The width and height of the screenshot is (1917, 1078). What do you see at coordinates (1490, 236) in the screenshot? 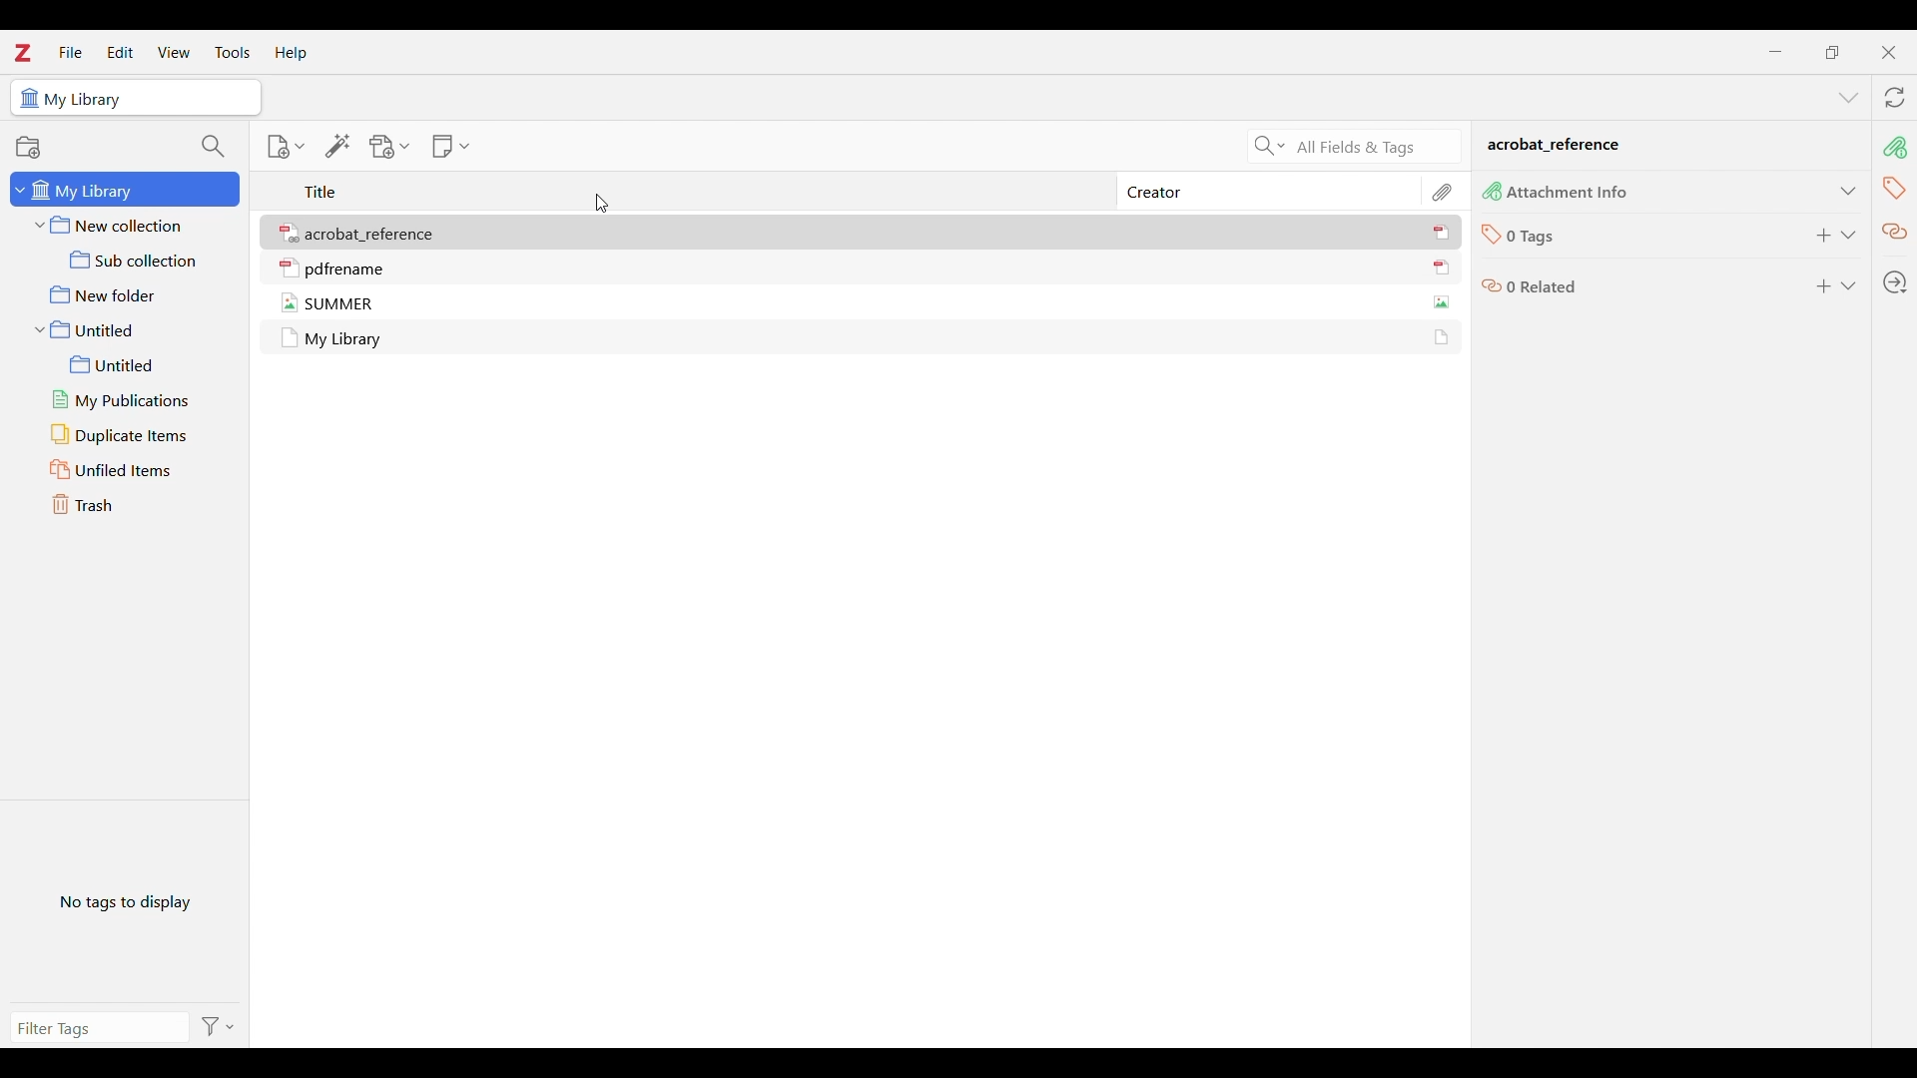
I see `icon` at bounding box center [1490, 236].